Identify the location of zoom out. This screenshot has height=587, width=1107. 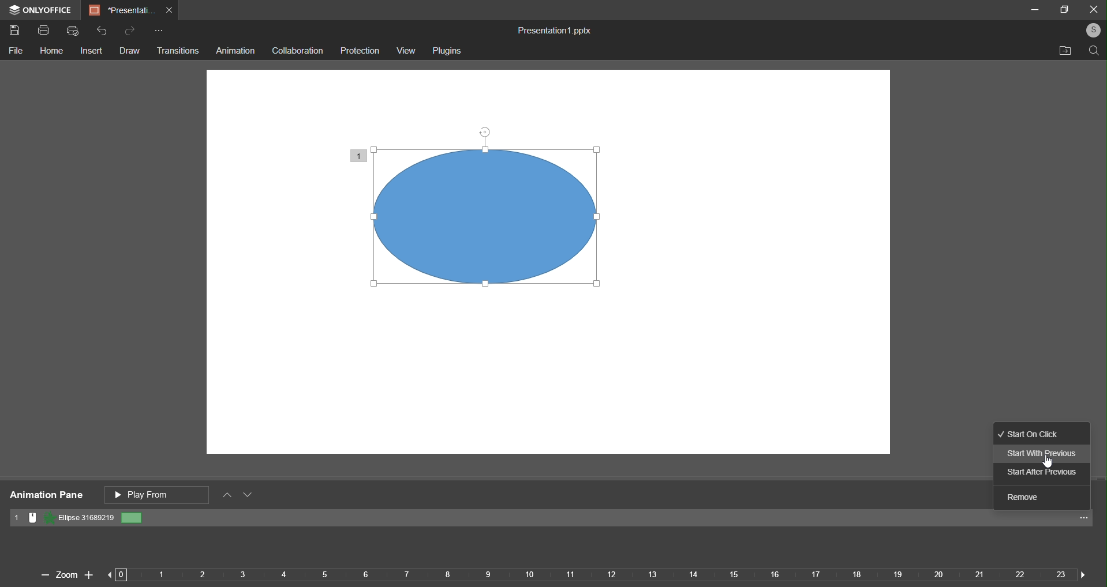
(42, 576).